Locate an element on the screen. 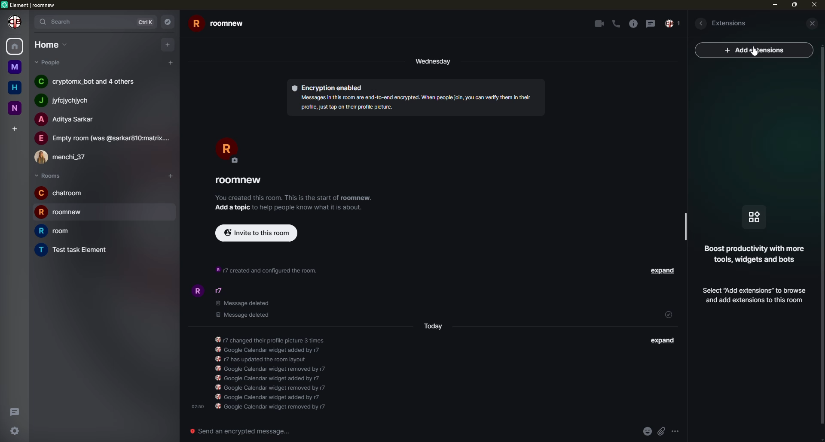 This screenshot has height=442, width=825. home is located at coordinates (49, 44).